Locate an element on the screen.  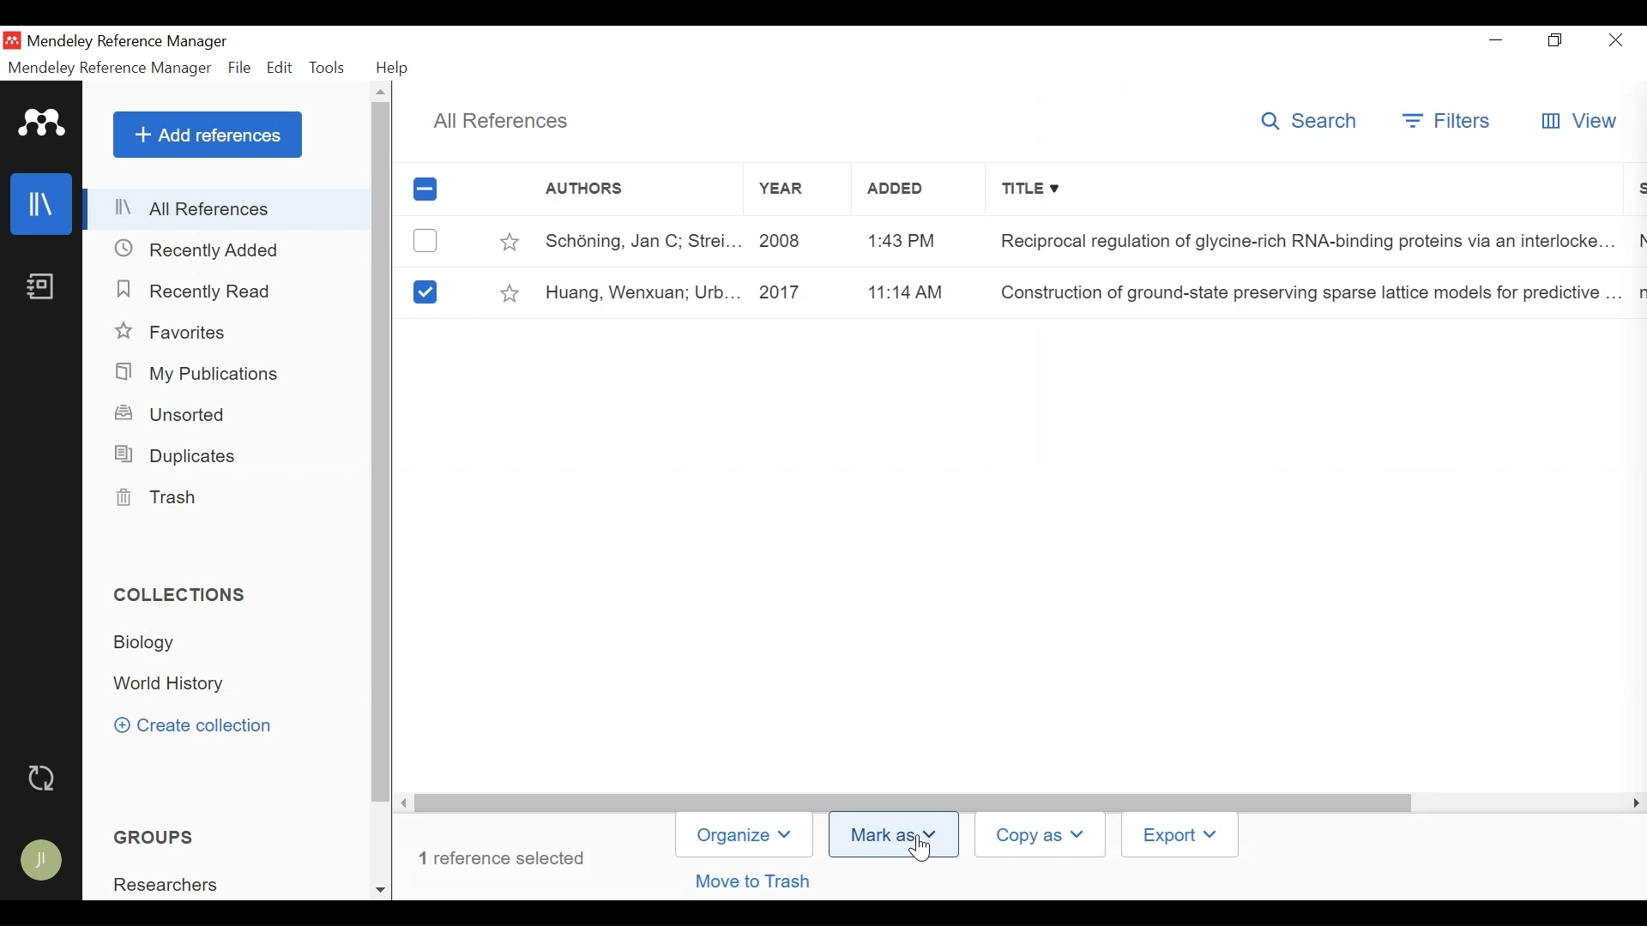
Reciprocal regulation of glycine-rich RNA-binding proteins via an interlocke... is located at coordinates (1300, 244).